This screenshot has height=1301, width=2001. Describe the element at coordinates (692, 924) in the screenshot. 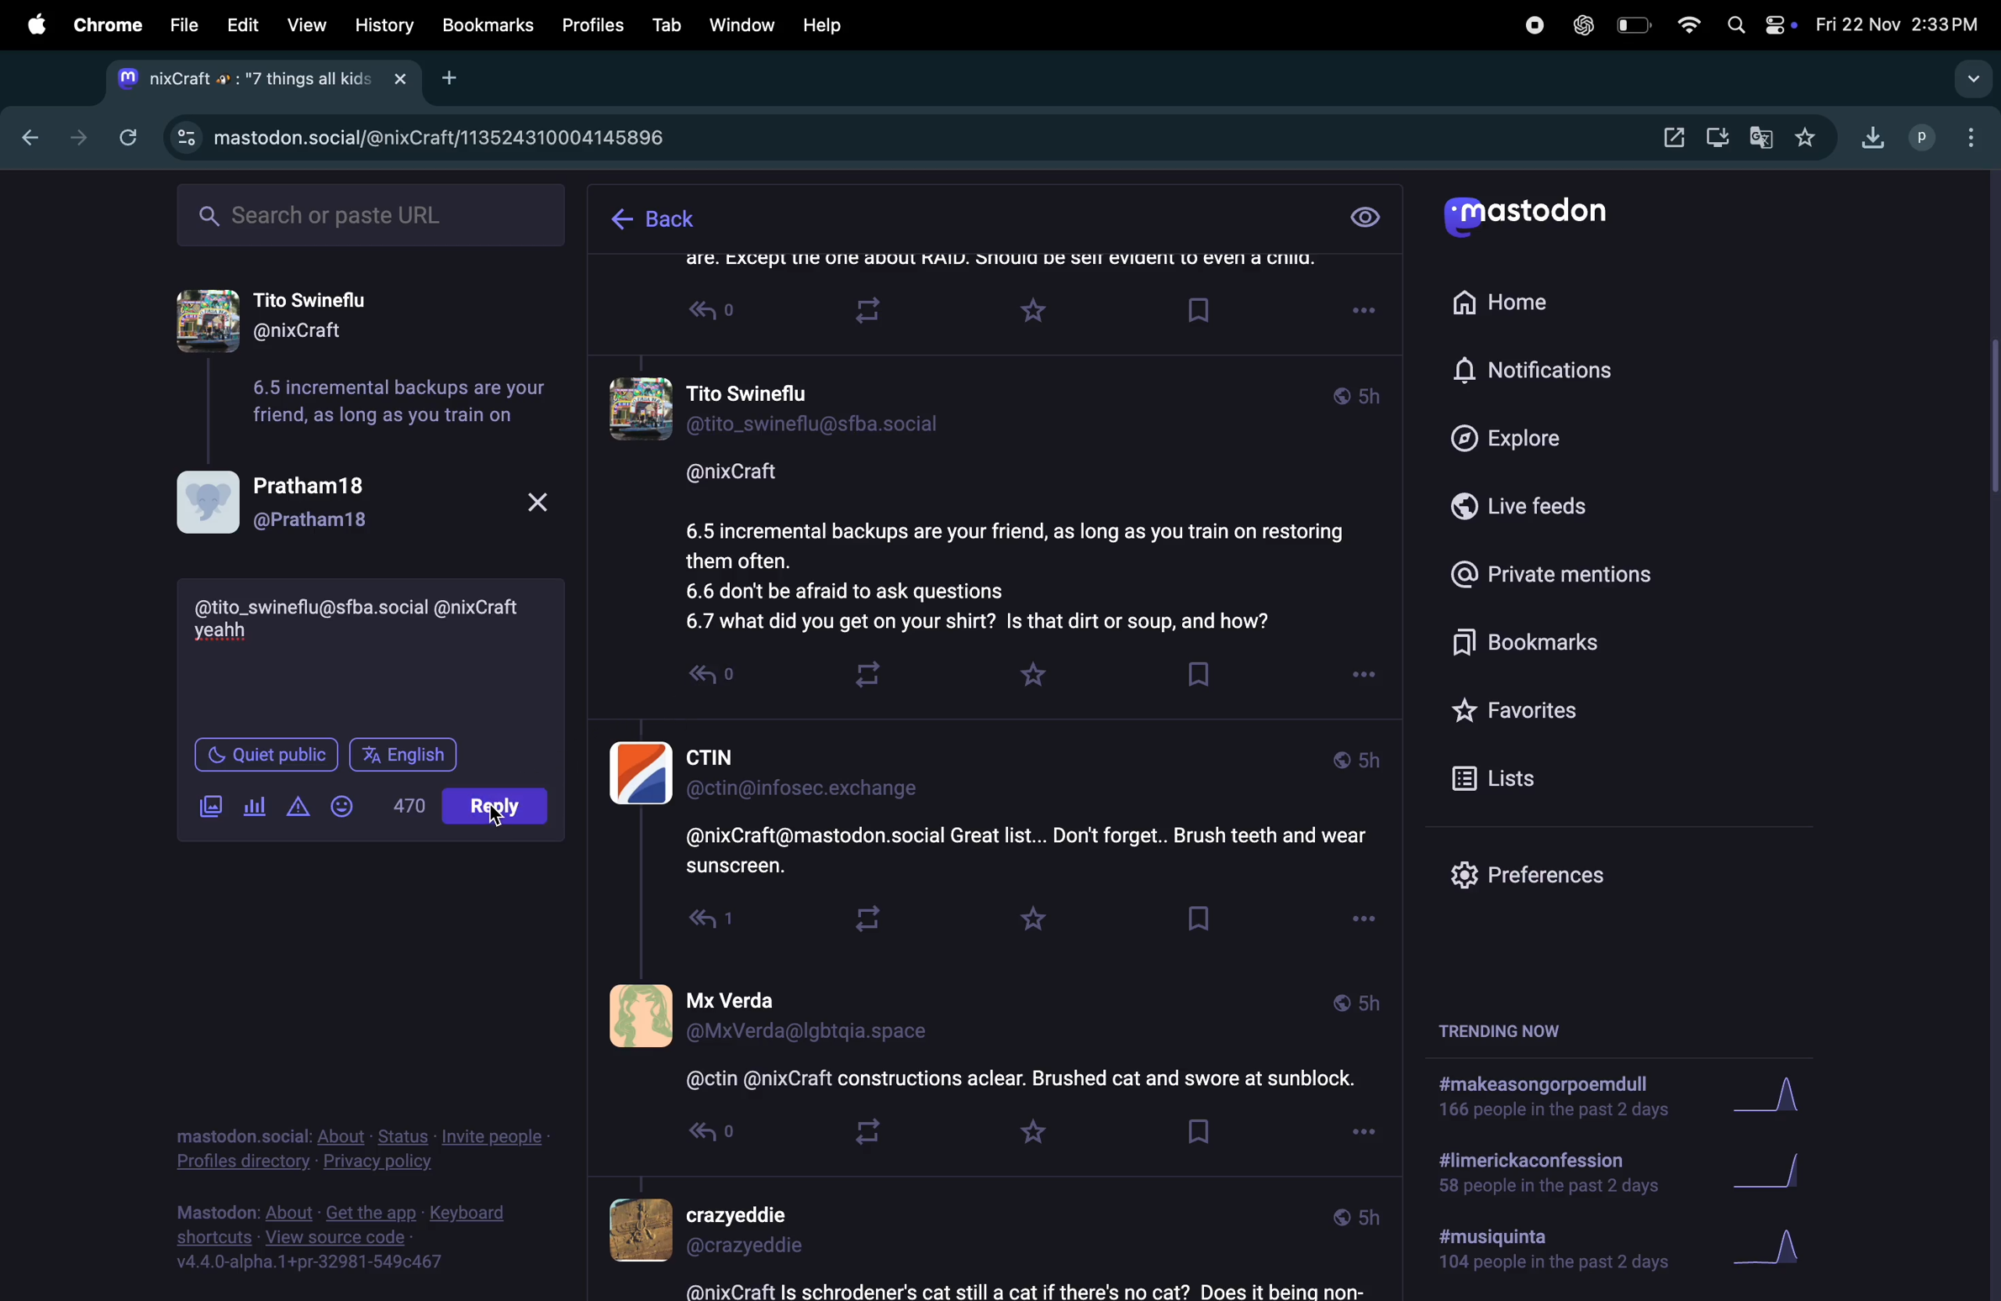

I see `Read` at that location.